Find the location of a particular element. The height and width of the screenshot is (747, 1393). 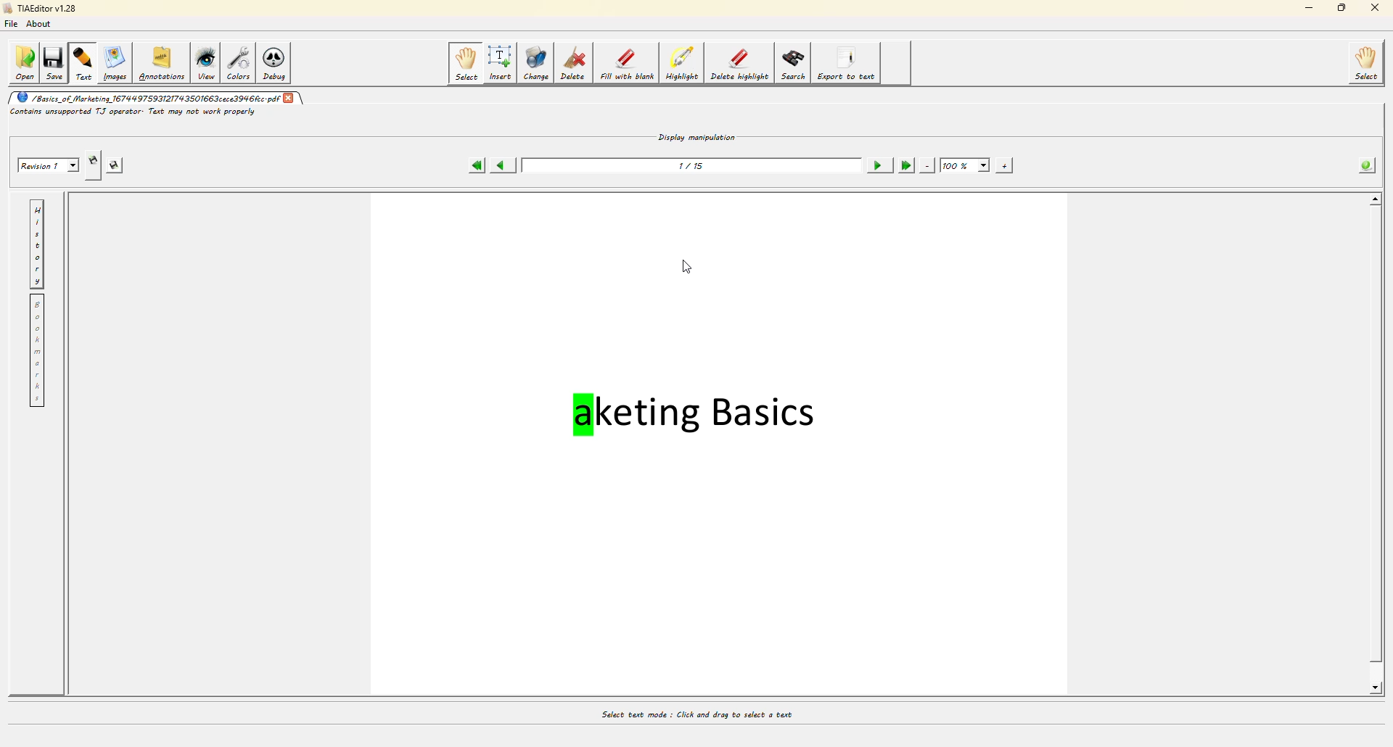

error info is located at coordinates (129, 112).